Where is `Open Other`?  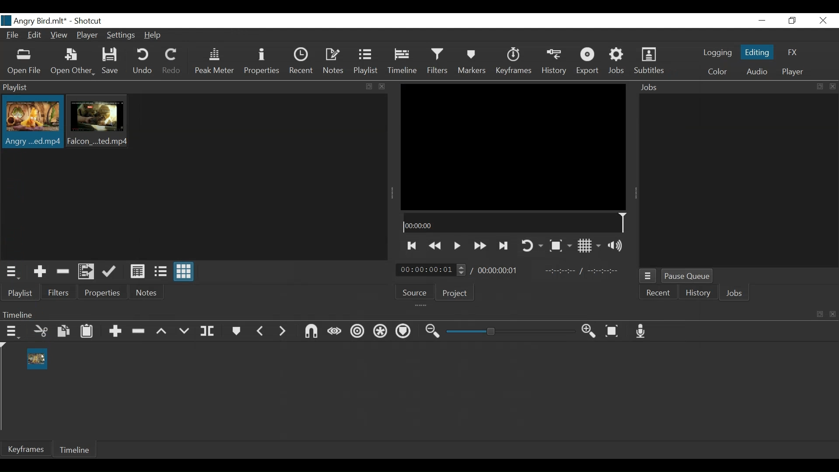
Open Other is located at coordinates (72, 62).